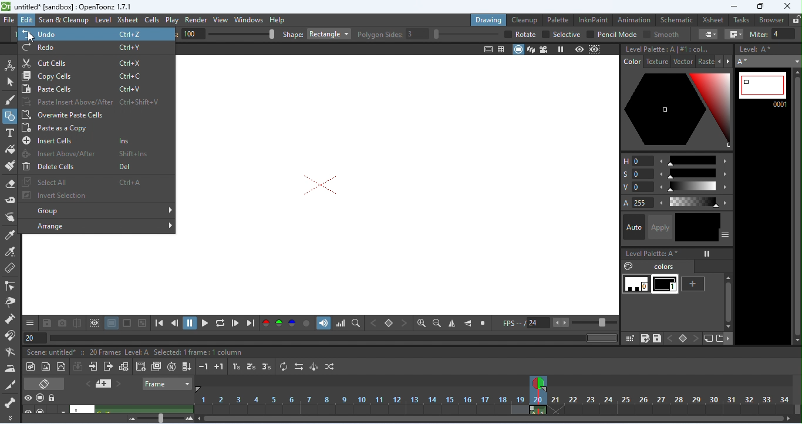 The height and width of the screenshot is (424, 802). I want to click on color, so click(632, 62).